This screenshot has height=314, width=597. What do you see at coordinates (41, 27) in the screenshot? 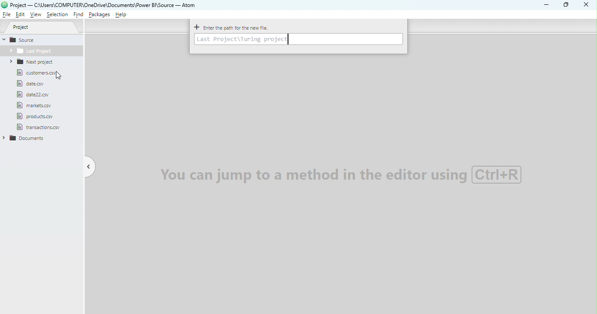
I see `Project` at bounding box center [41, 27].